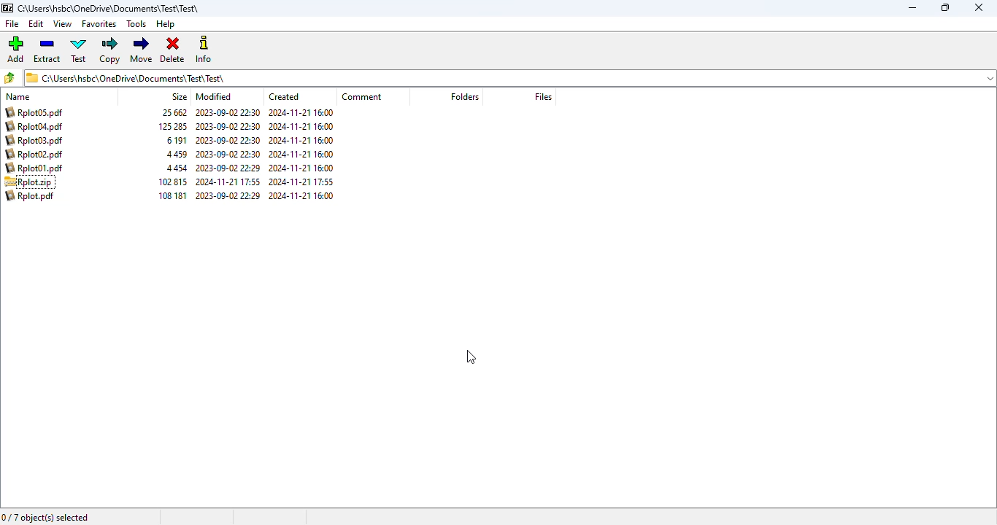 This screenshot has height=525, width=997. What do you see at coordinates (228, 168) in the screenshot?
I see `2023-09-02 22:29` at bounding box center [228, 168].